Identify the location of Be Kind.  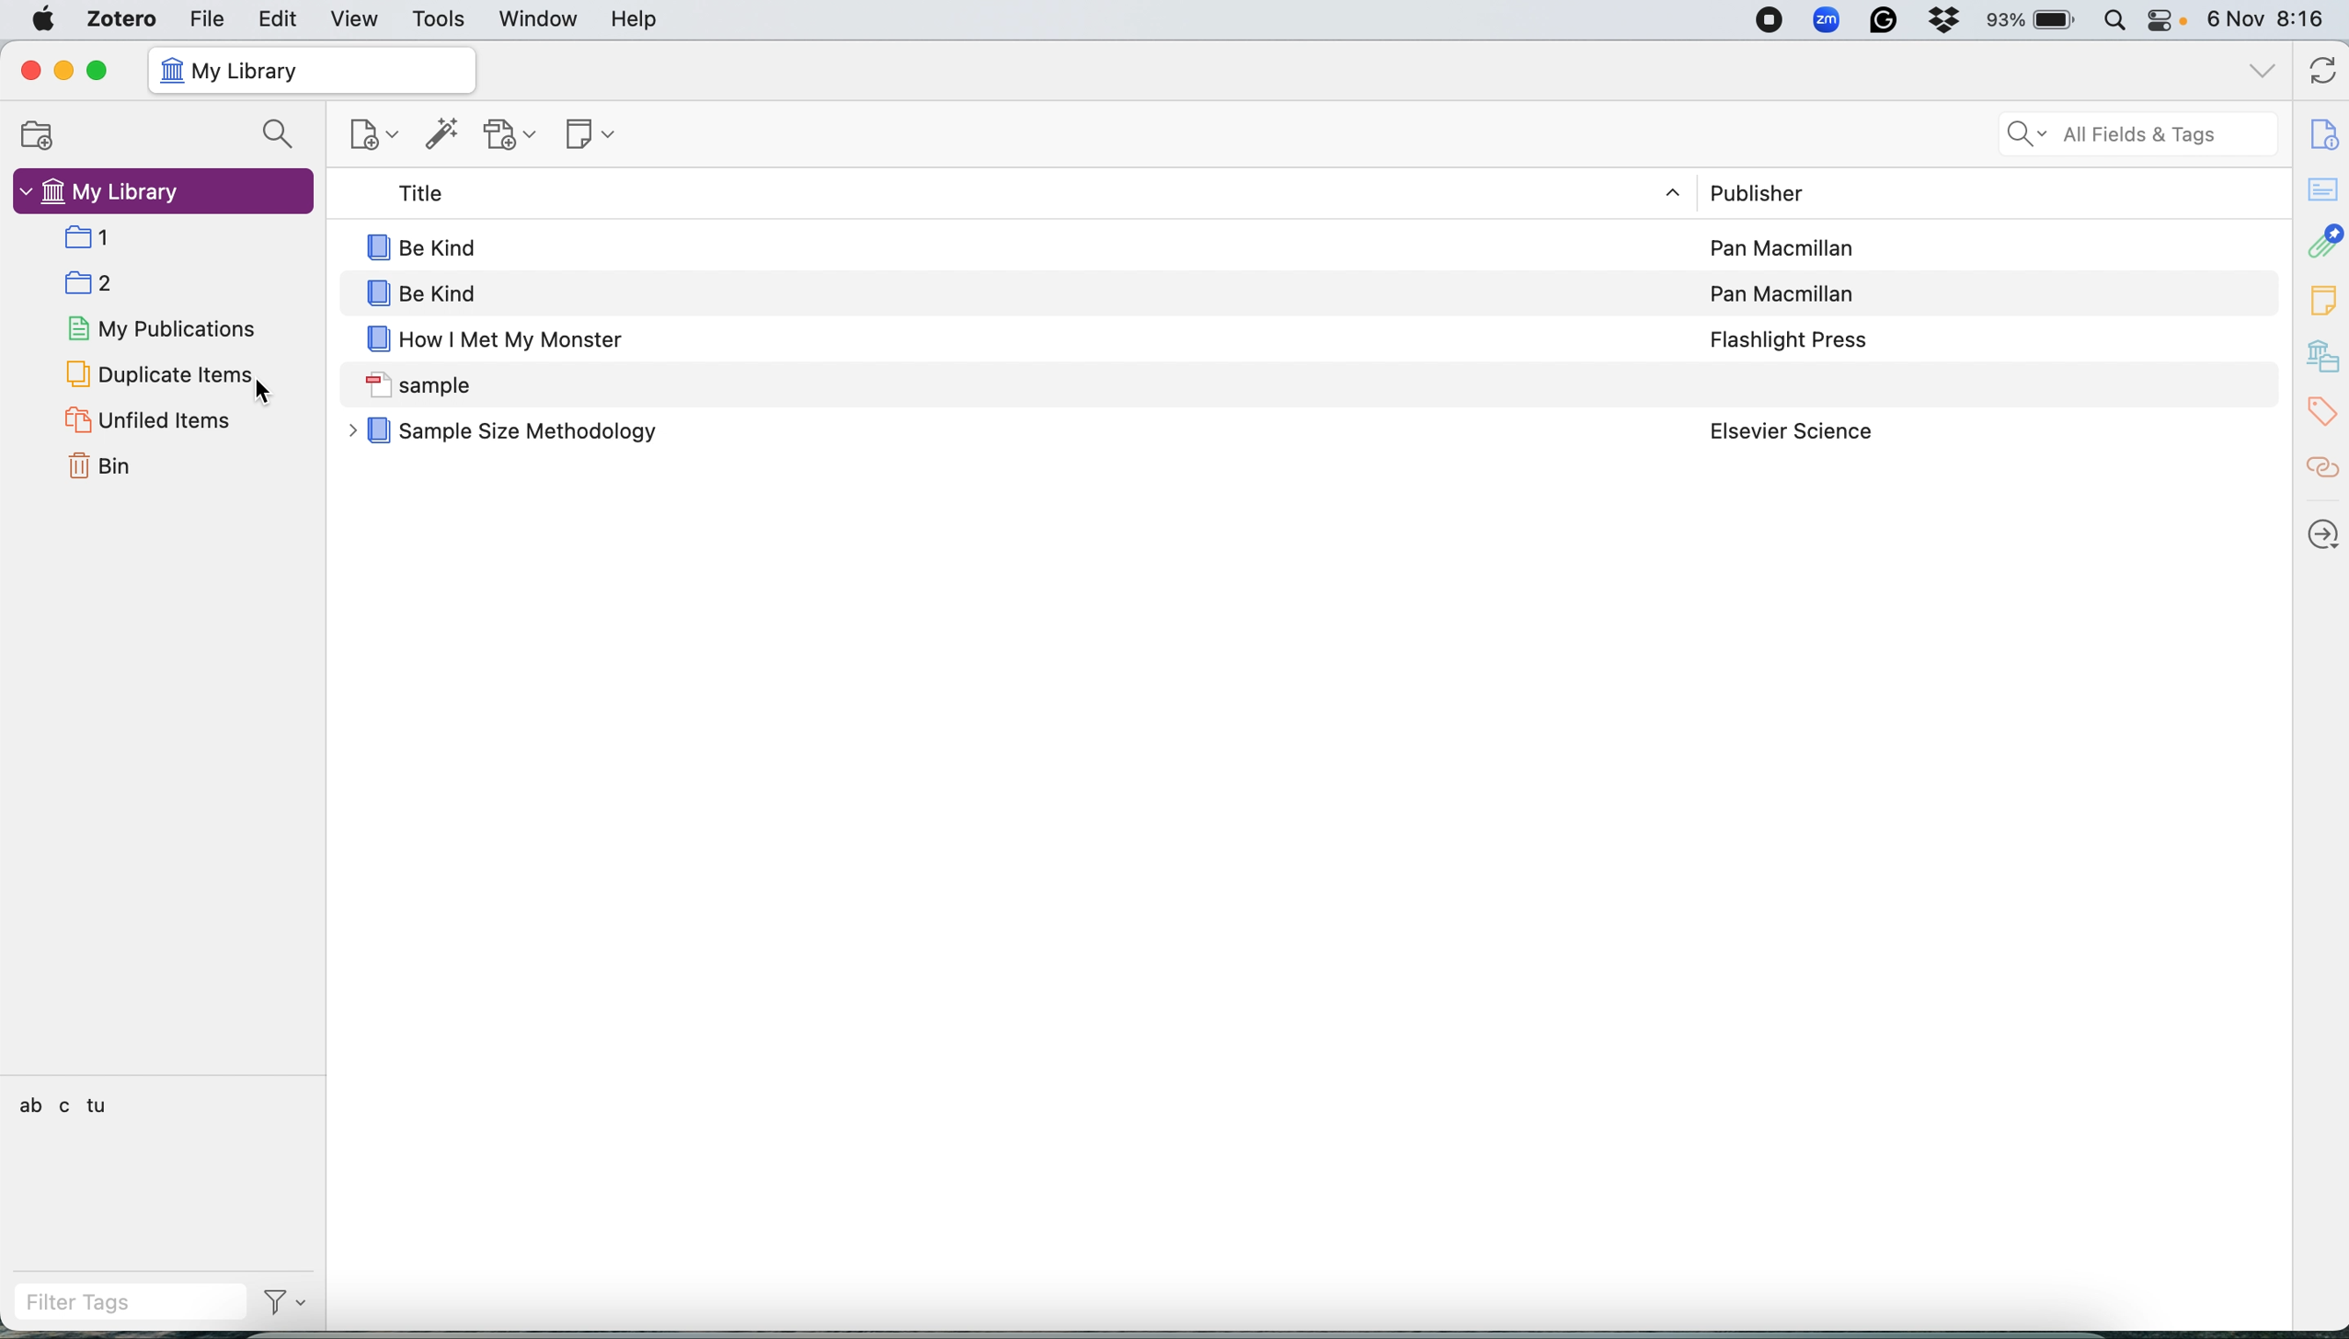
(989, 288).